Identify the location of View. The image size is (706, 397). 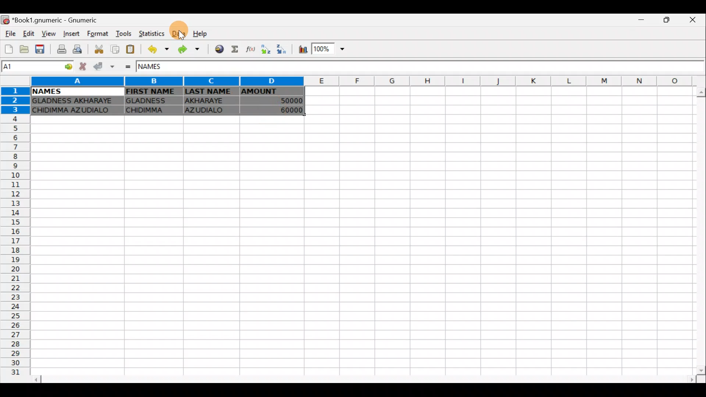
(47, 34).